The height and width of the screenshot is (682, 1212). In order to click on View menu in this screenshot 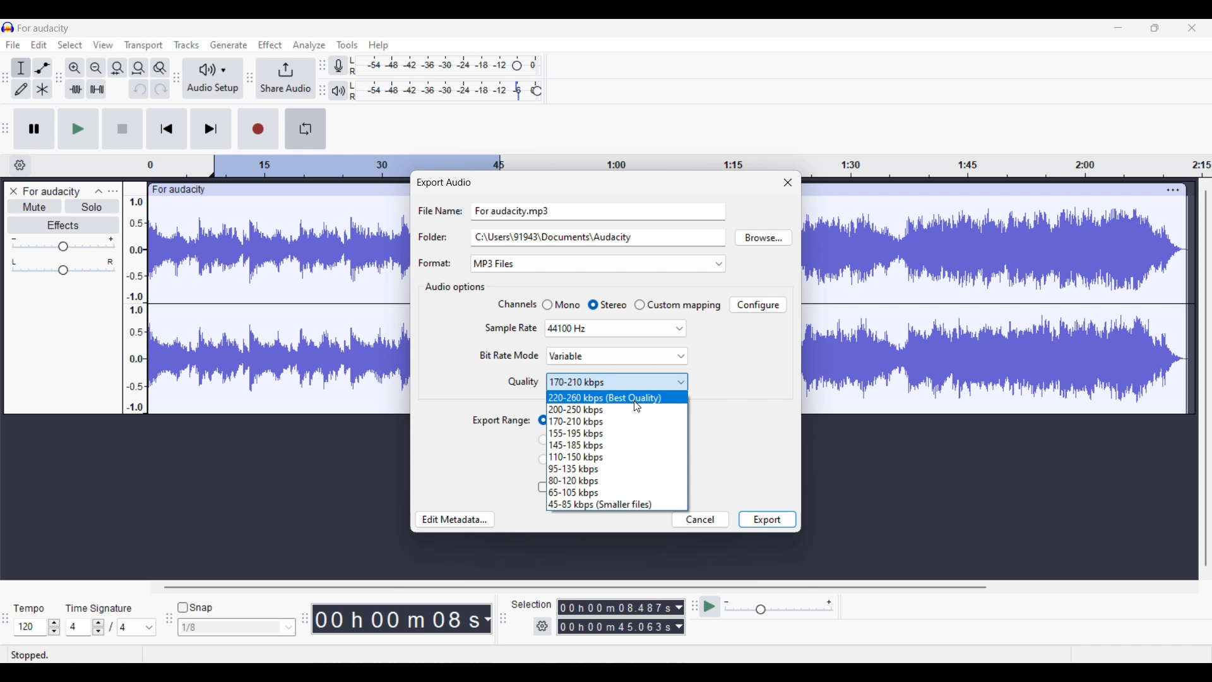, I will do `click(104, 45)`.